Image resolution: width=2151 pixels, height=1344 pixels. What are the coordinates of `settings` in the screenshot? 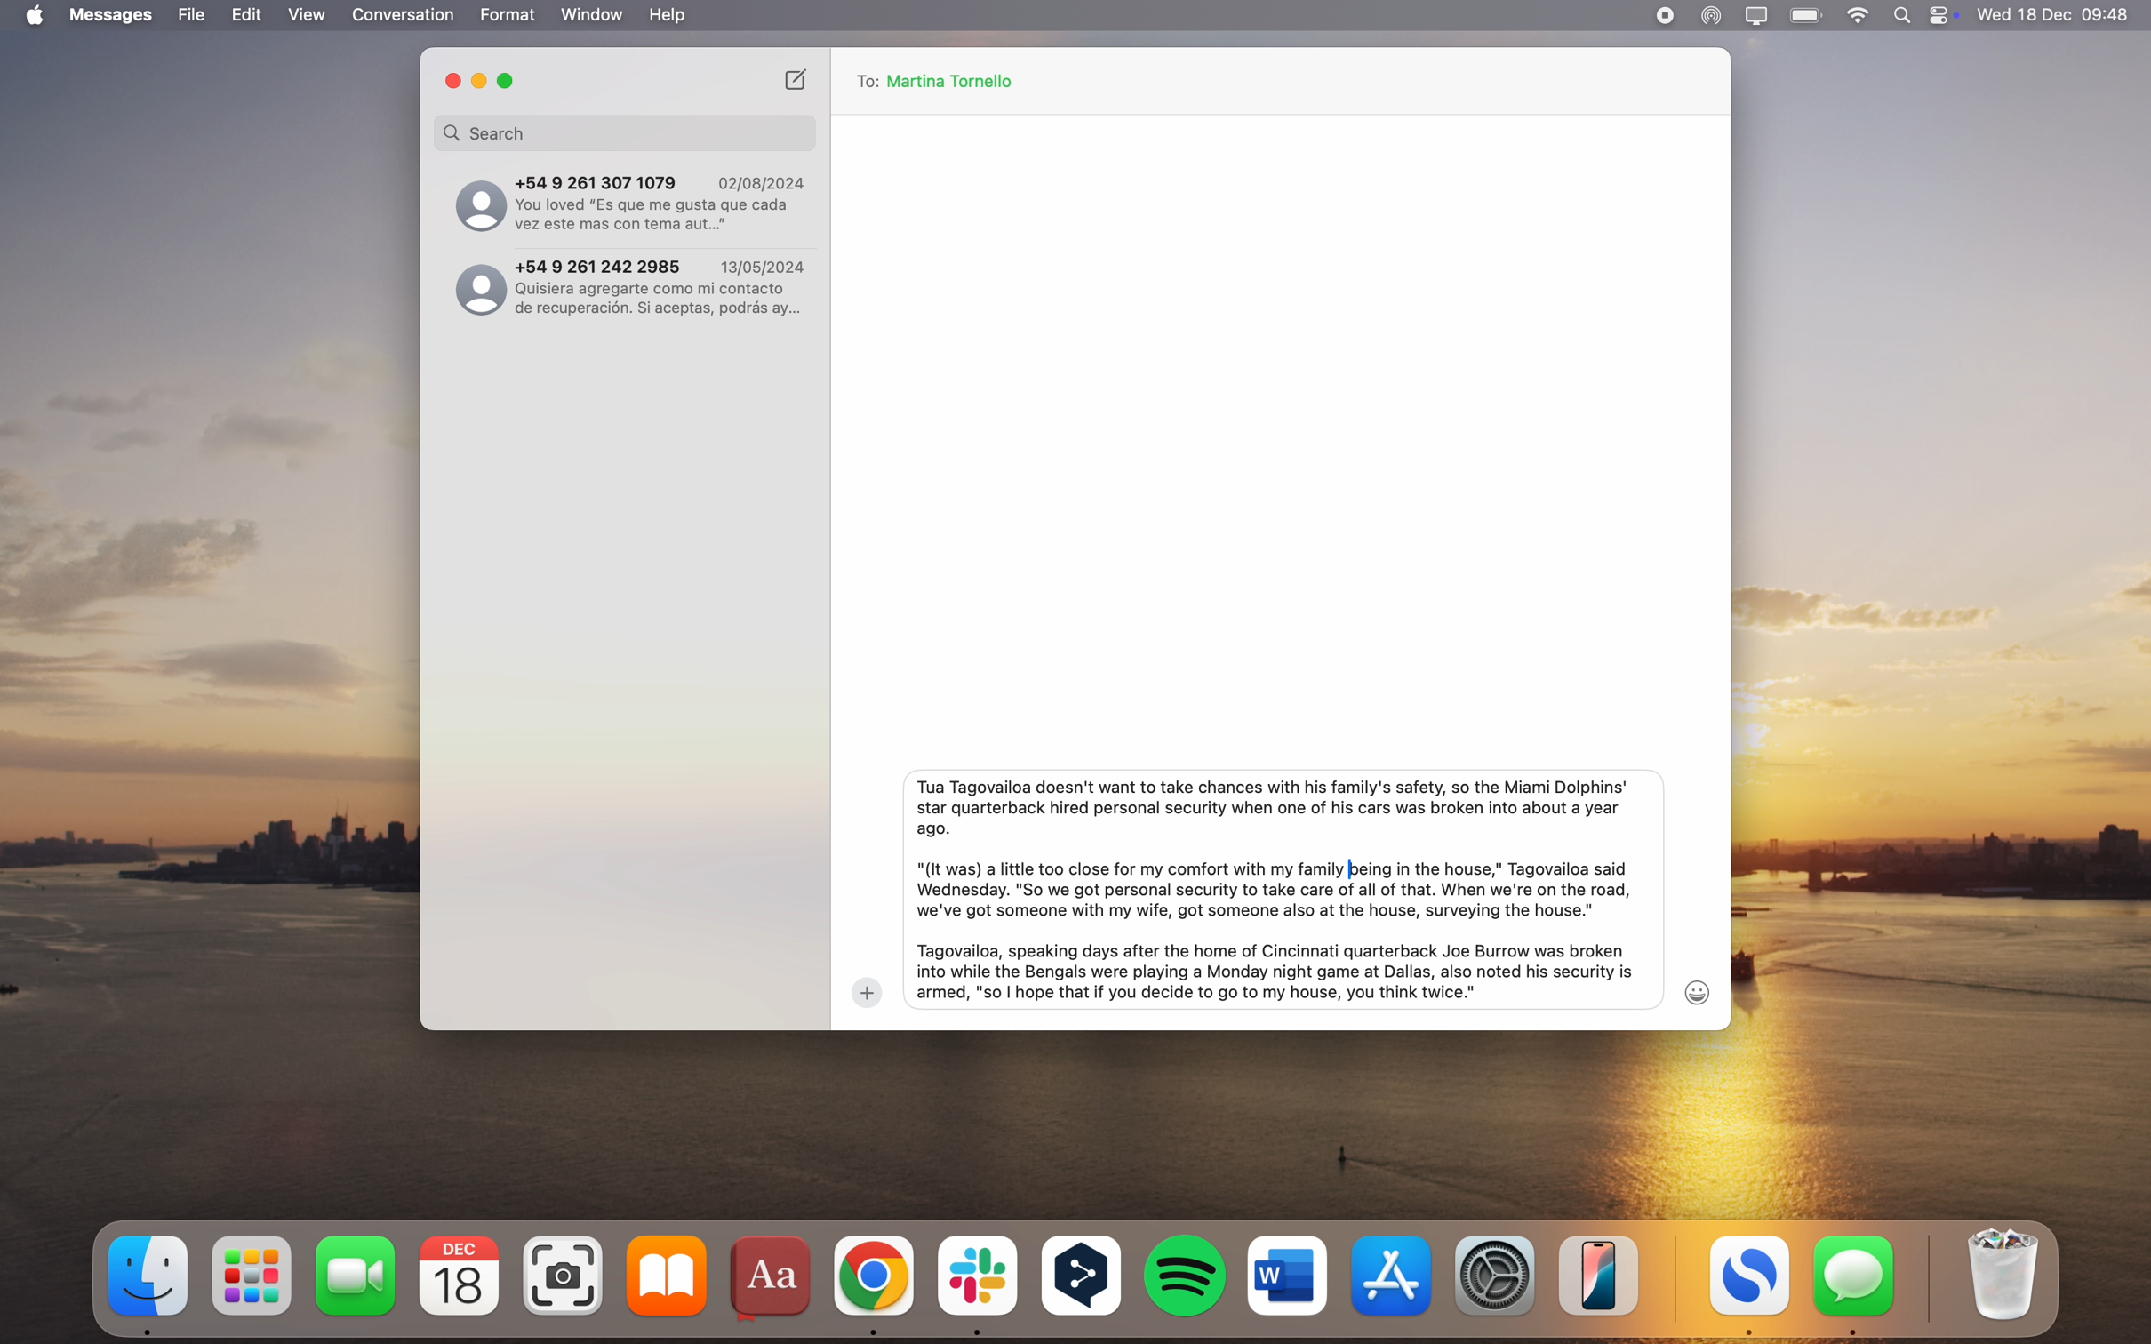 It's located at (1498, 1273).